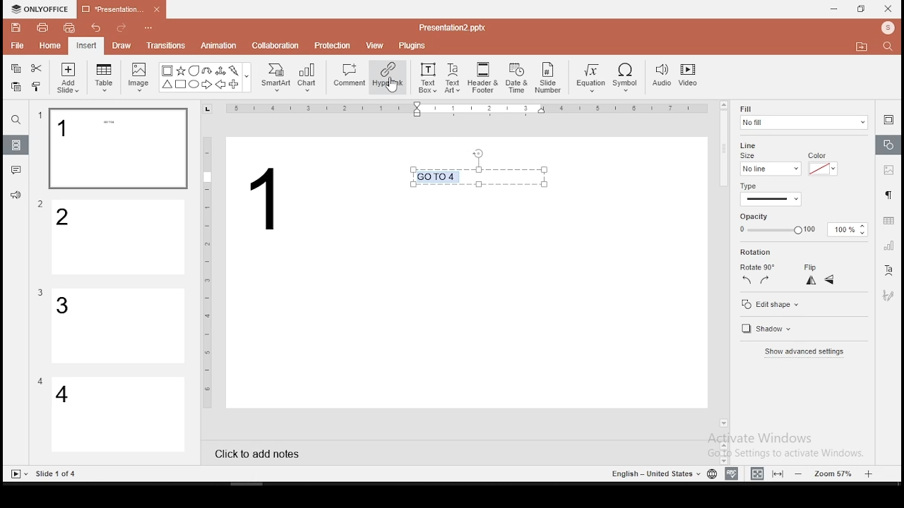  What do you see at coordinates (194, 71) in the screenshot?
I see `Bubble` at bounding box center [194, 71].